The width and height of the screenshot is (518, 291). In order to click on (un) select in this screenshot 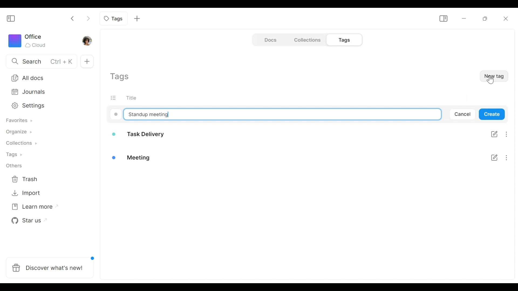, I will do `click(115, 98)`.